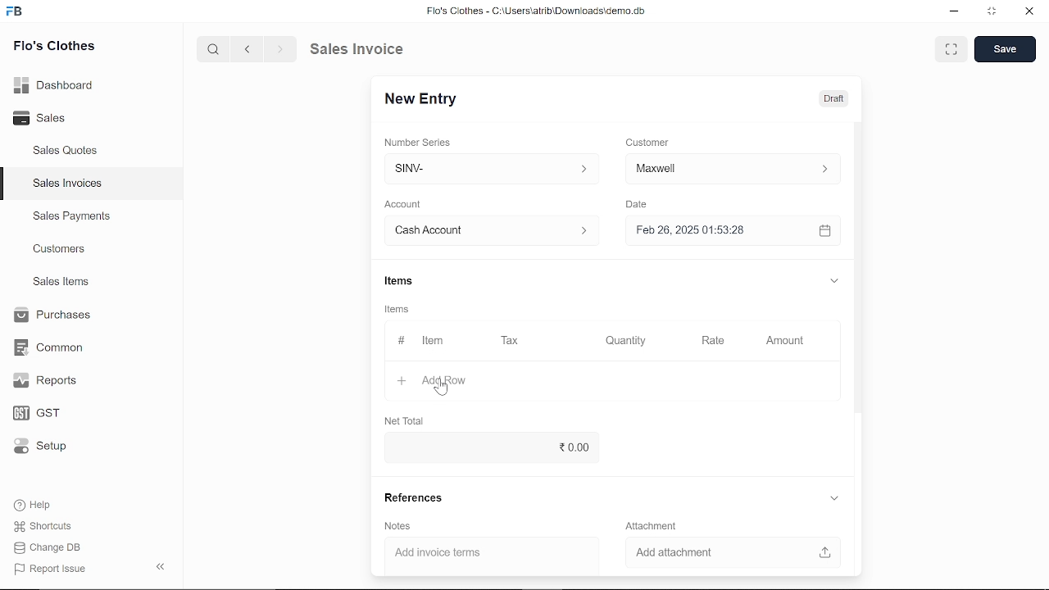 Image resolution: width=1049 pixels, height=590 pixels. Describe the element at coordinates (54, 48) in the screenshot. I see `Flo's Clothes` at that location.